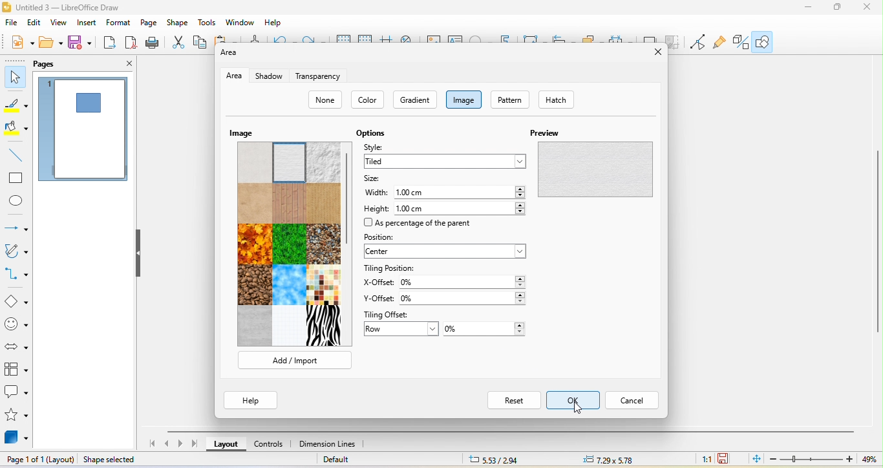 Image resolution: width=883 pixels, height=468 pixels. Describe the element at coordinates (674, 43) in the screenshot. I see `crop image` at that location.